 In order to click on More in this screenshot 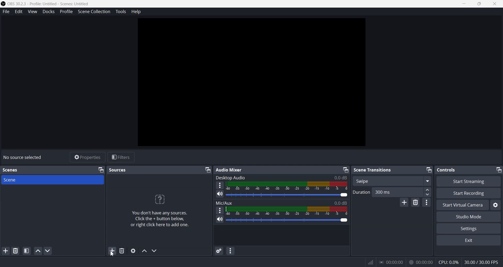, I will do `click(220, 185)`.